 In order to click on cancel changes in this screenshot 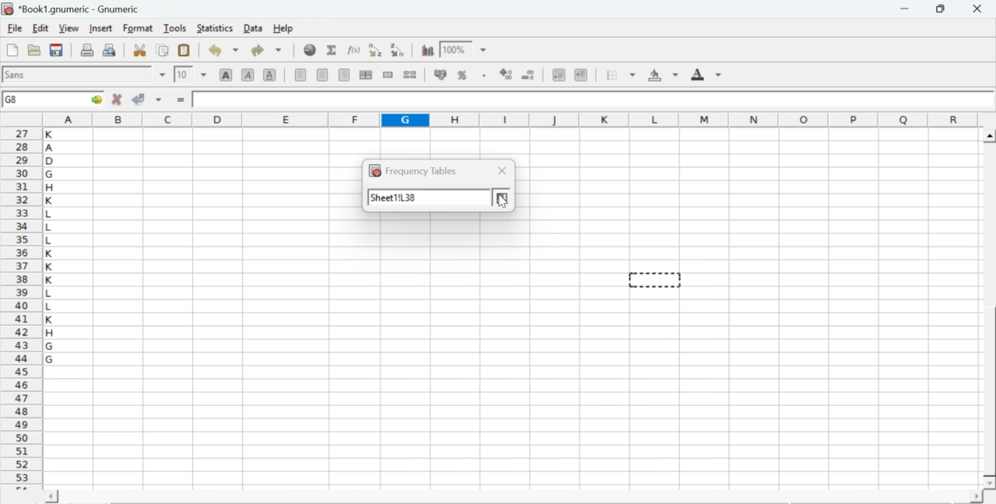, I will do `click(117, 99)`.